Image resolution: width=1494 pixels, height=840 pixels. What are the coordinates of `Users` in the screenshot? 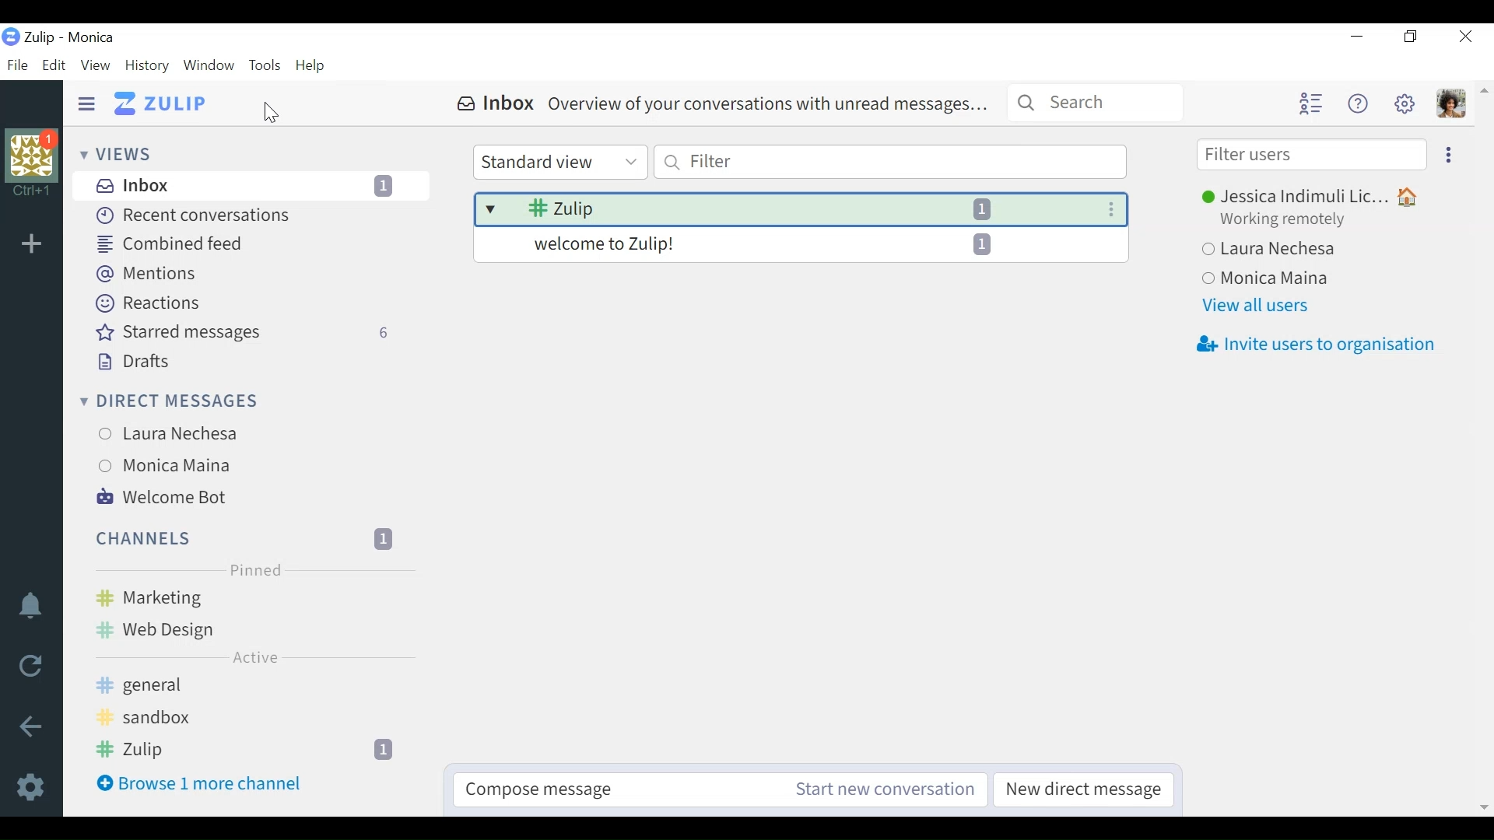 It's located at (1285, 276).